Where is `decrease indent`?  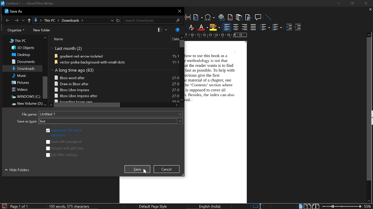
decrease indent is located at coordinates (298, 27).